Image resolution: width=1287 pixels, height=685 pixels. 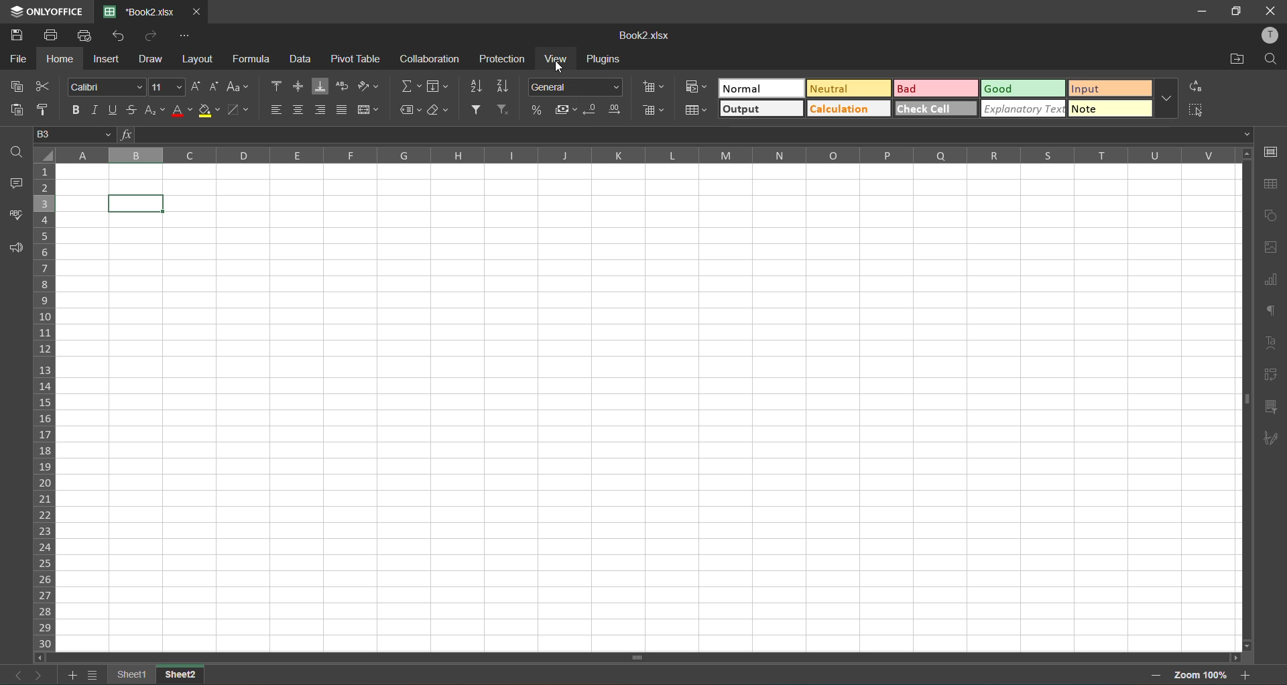 I want to click on decrease decimal, so click(x=591, y=111).